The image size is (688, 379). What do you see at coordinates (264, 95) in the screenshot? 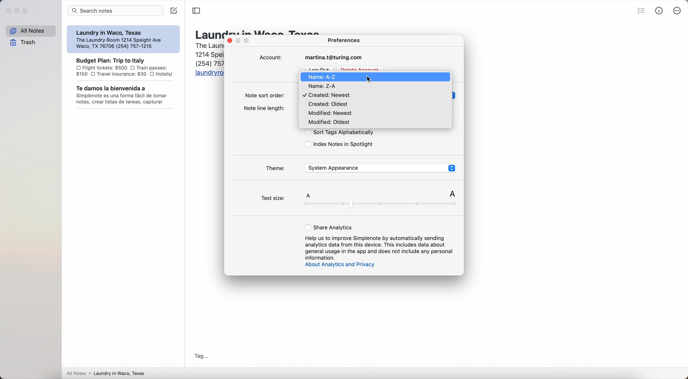
I see `note sort order` at bounding box center [264, 95].